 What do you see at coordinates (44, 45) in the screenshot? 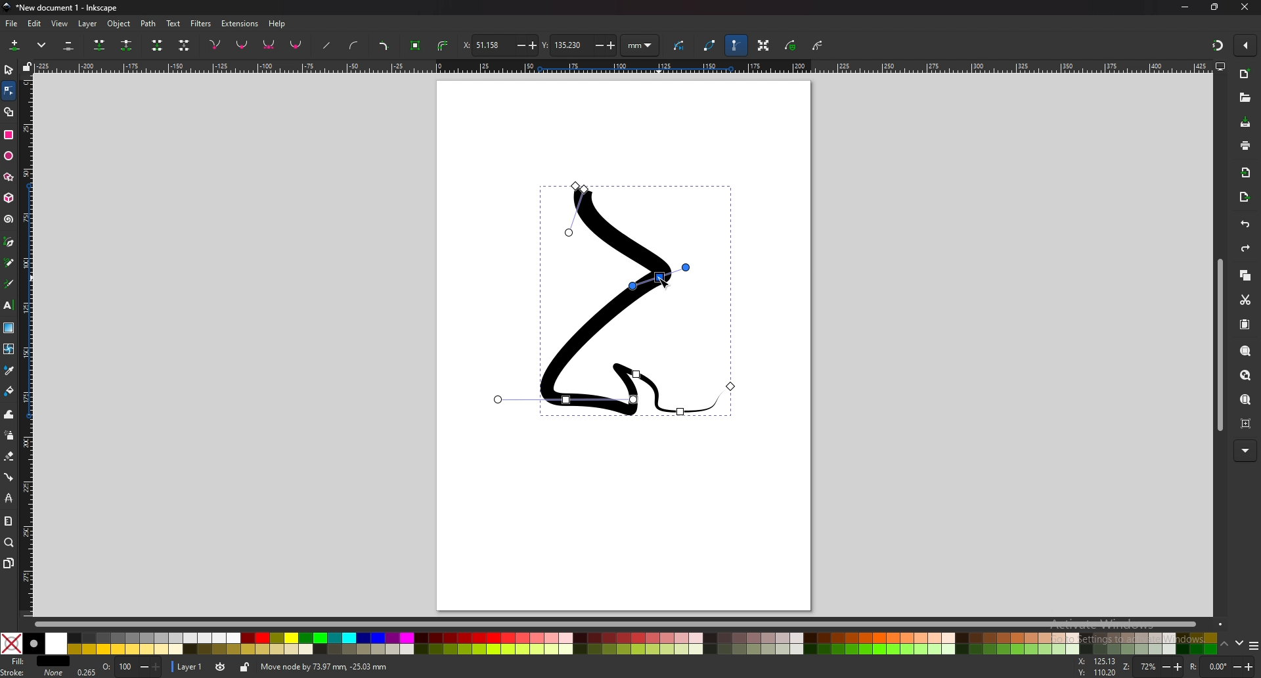
I see `more options` at bounding box center [44, 45].